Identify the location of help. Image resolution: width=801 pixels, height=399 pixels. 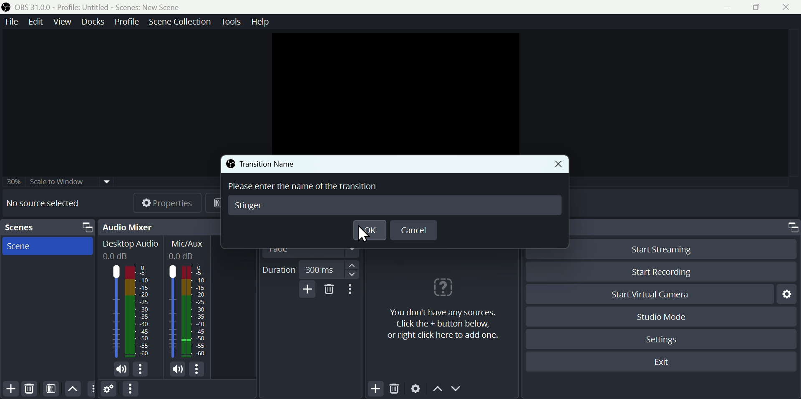
(441, 306).